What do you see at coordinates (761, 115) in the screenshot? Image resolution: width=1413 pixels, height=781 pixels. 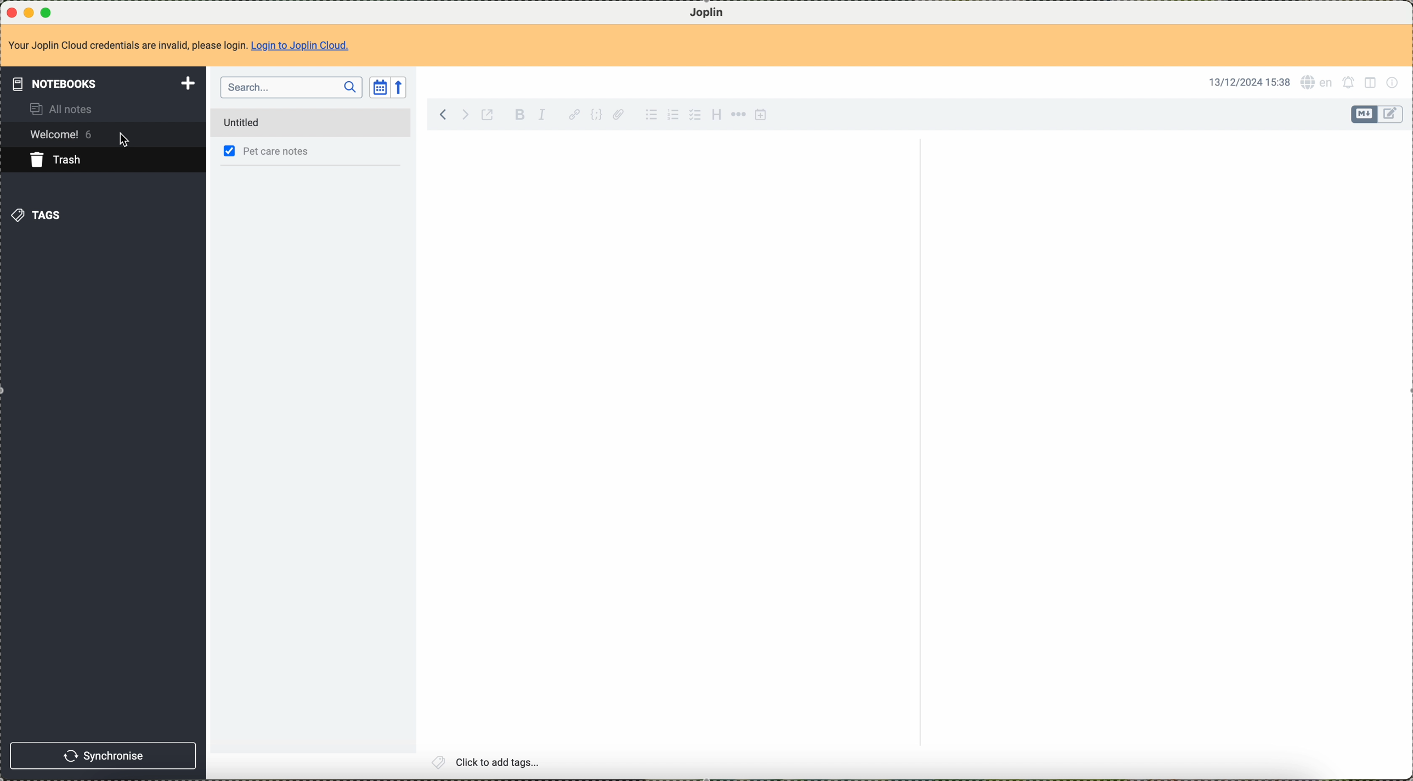 I see `insert time` at bounding box center [761, 115].